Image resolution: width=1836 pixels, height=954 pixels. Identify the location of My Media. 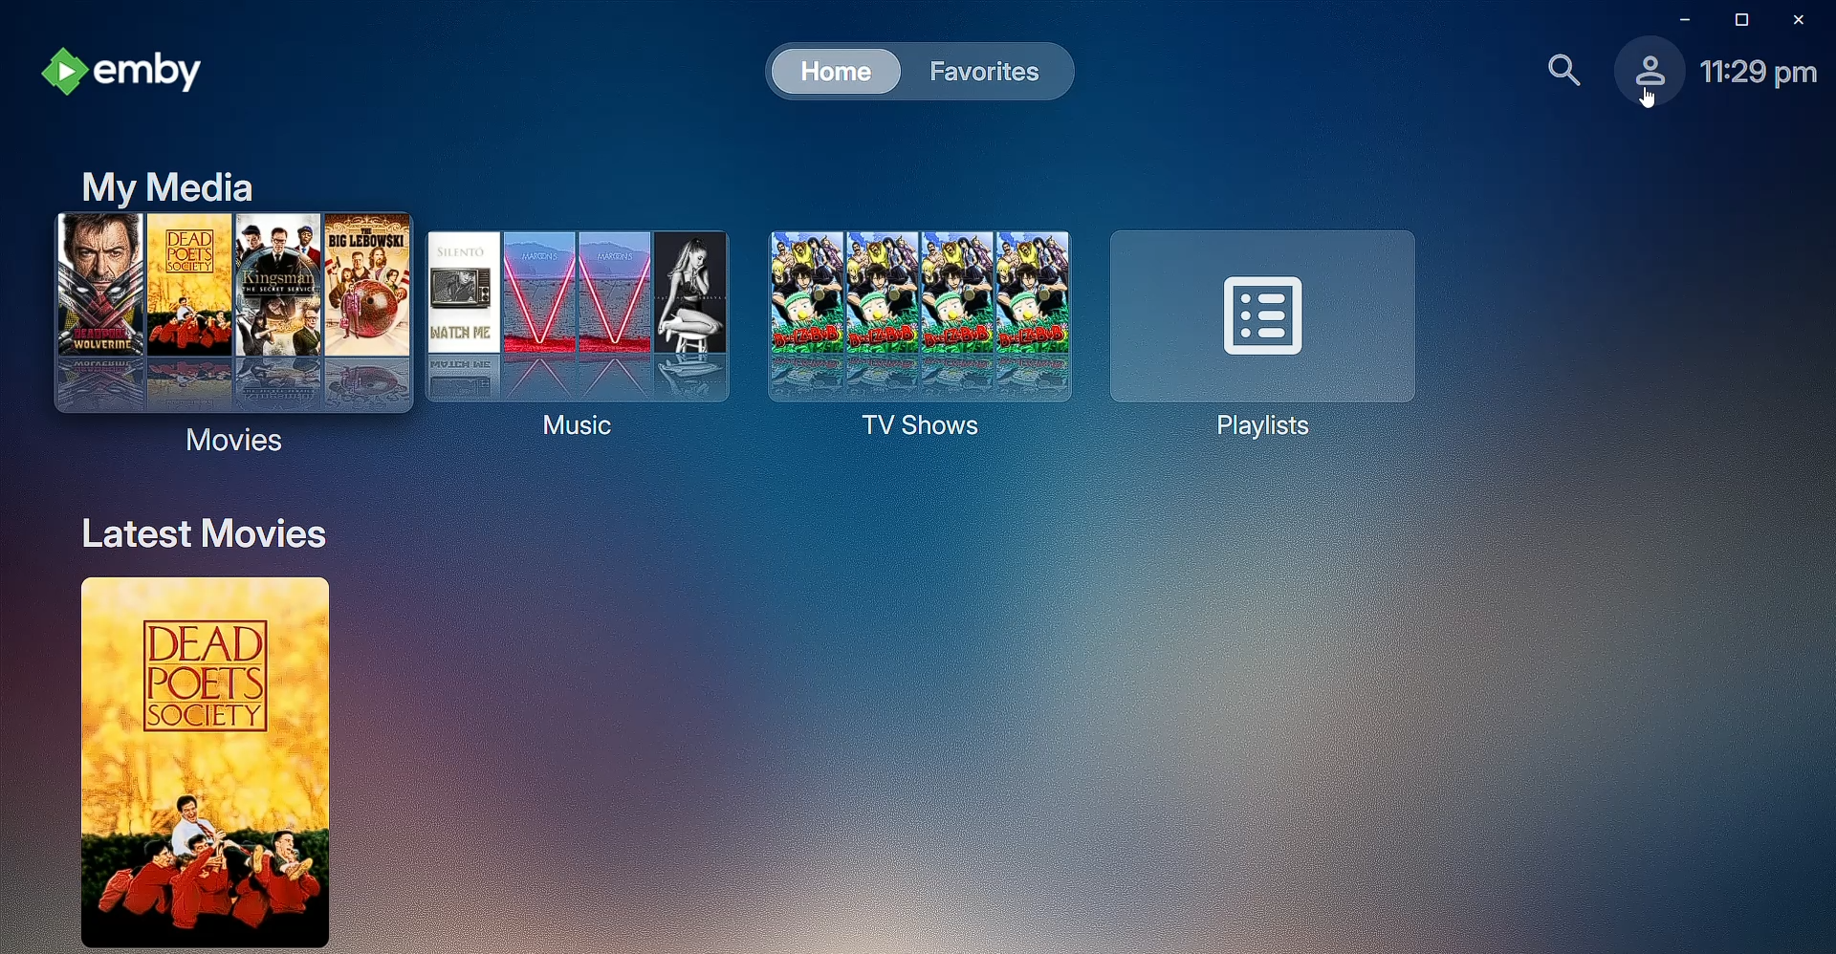
(169, 184).